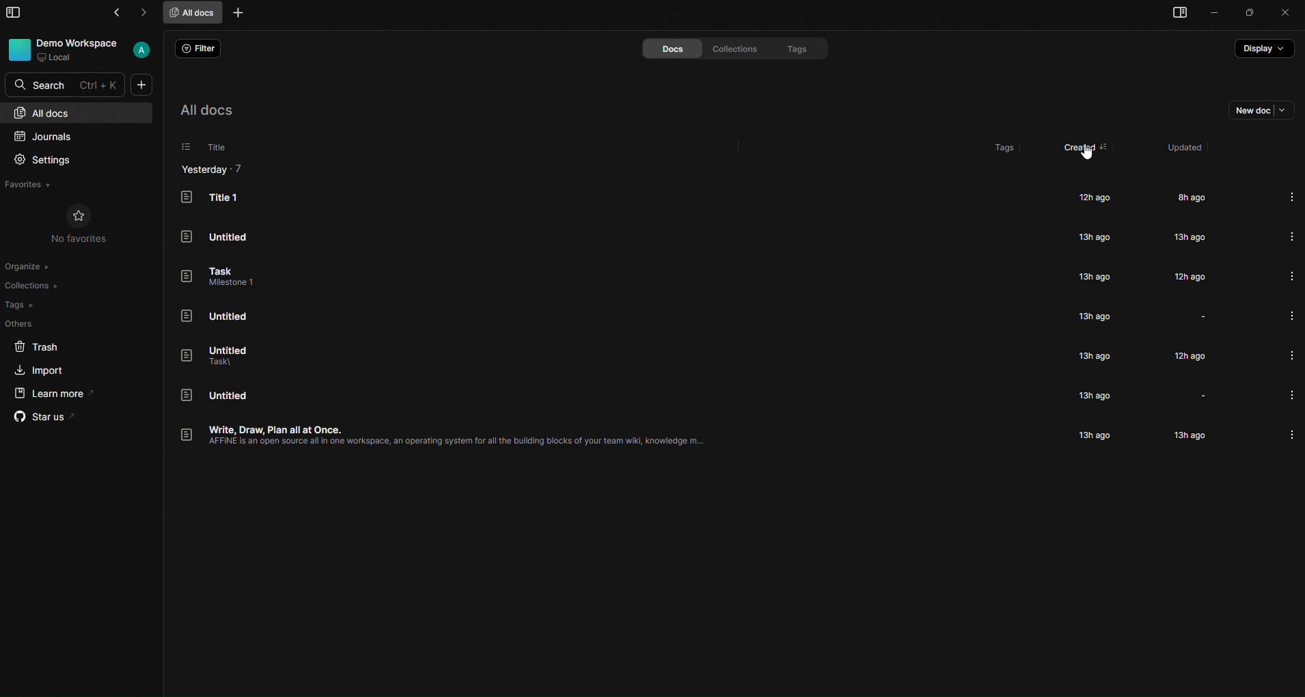  I want to click on display, so click(1265, 49).